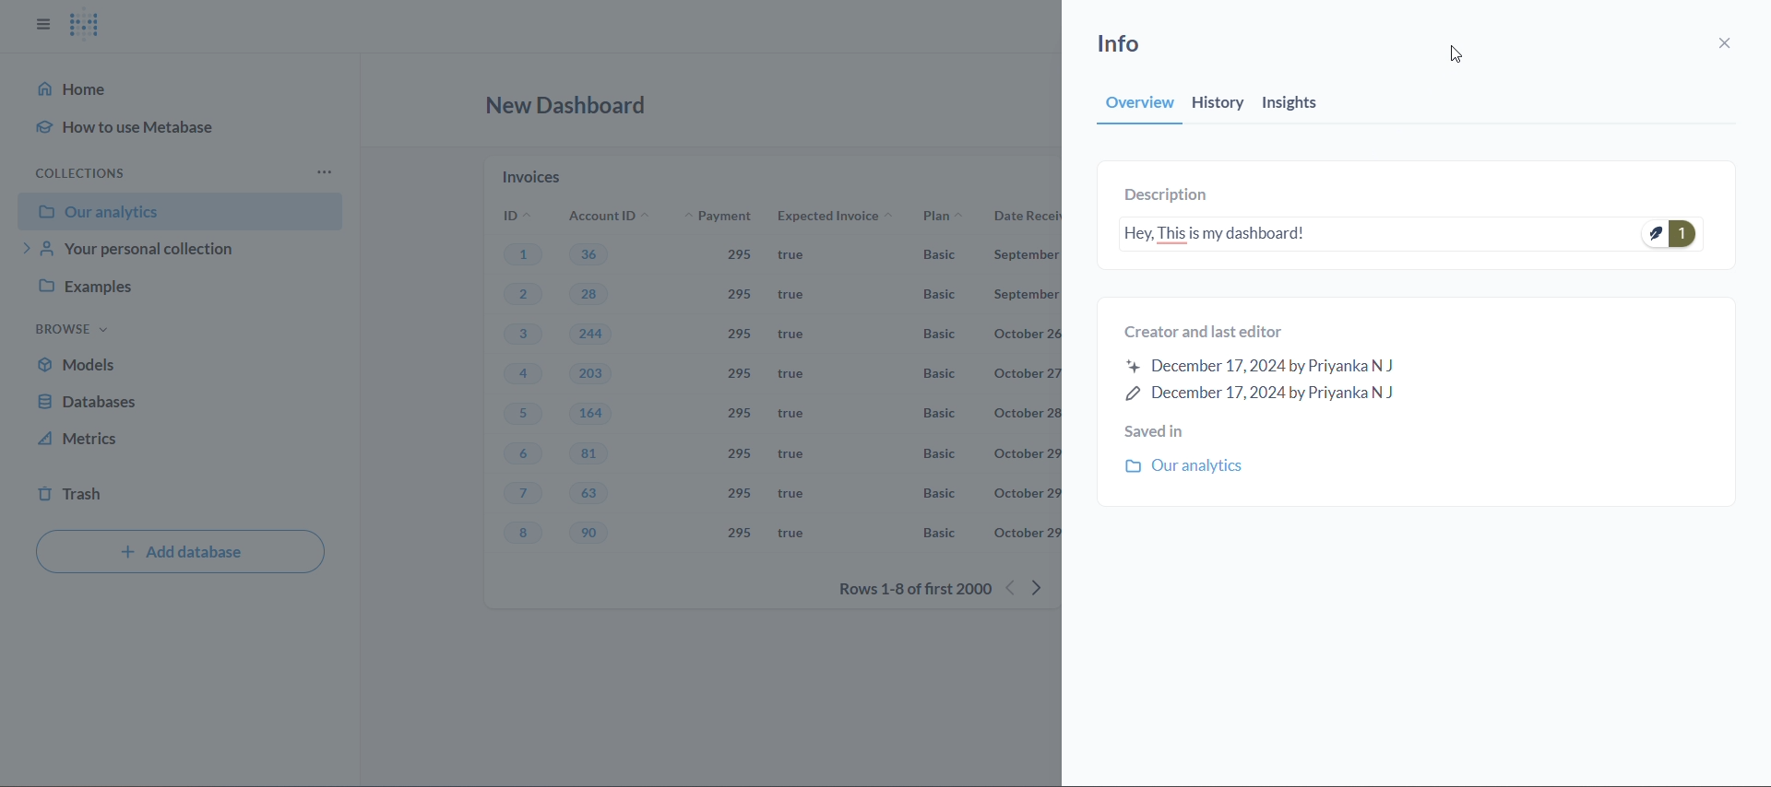  I want to click on 4, so click(523, 375).